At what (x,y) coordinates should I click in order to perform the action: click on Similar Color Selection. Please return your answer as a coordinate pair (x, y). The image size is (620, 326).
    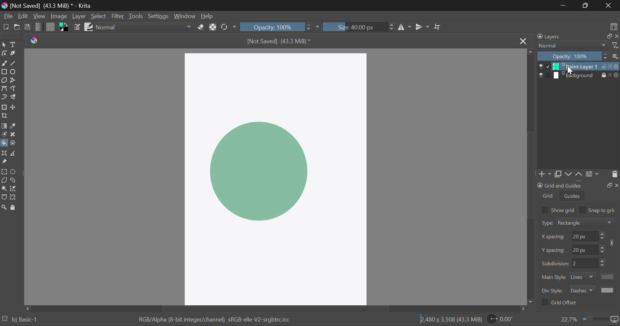
    Looking at the image, I should click on (13, 189).